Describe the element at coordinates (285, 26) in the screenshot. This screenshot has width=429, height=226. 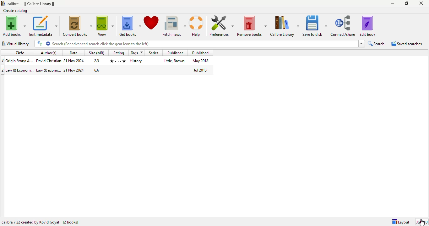
I see `calibre library` at that location.